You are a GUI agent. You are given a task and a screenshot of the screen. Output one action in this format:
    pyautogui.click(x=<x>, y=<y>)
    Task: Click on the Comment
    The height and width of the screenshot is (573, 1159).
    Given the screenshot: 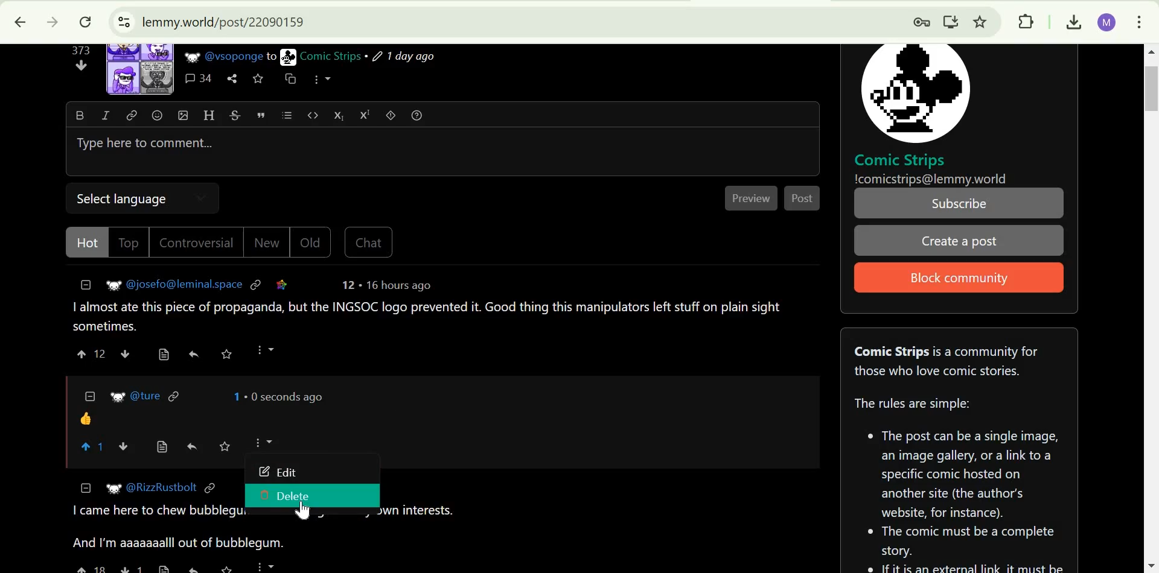 What is the action you would take?
    pyautogui.click(x=429, y=317)
    